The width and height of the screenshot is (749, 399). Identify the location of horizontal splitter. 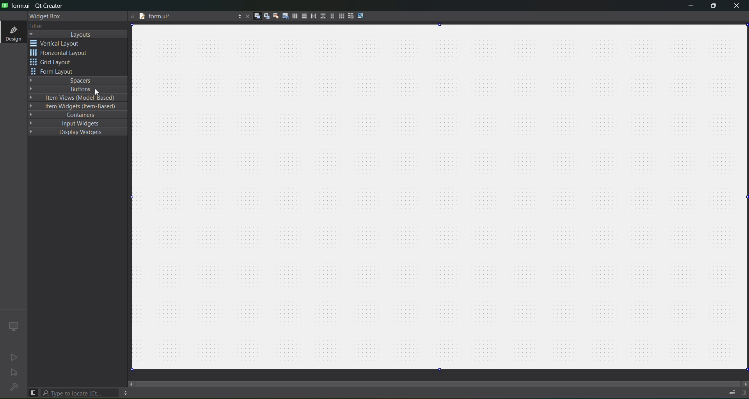
(312, 17).